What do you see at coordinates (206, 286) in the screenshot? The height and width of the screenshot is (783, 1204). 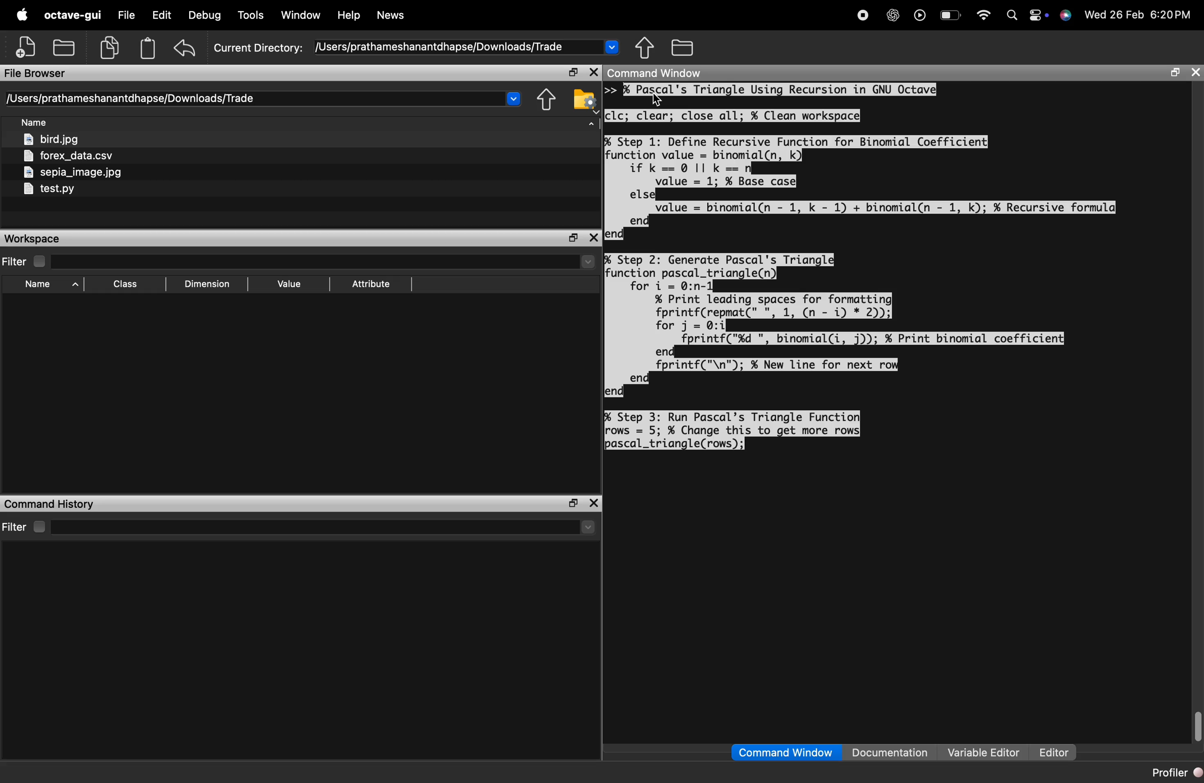 I see `Dimension` at bounding box center [206, 286].